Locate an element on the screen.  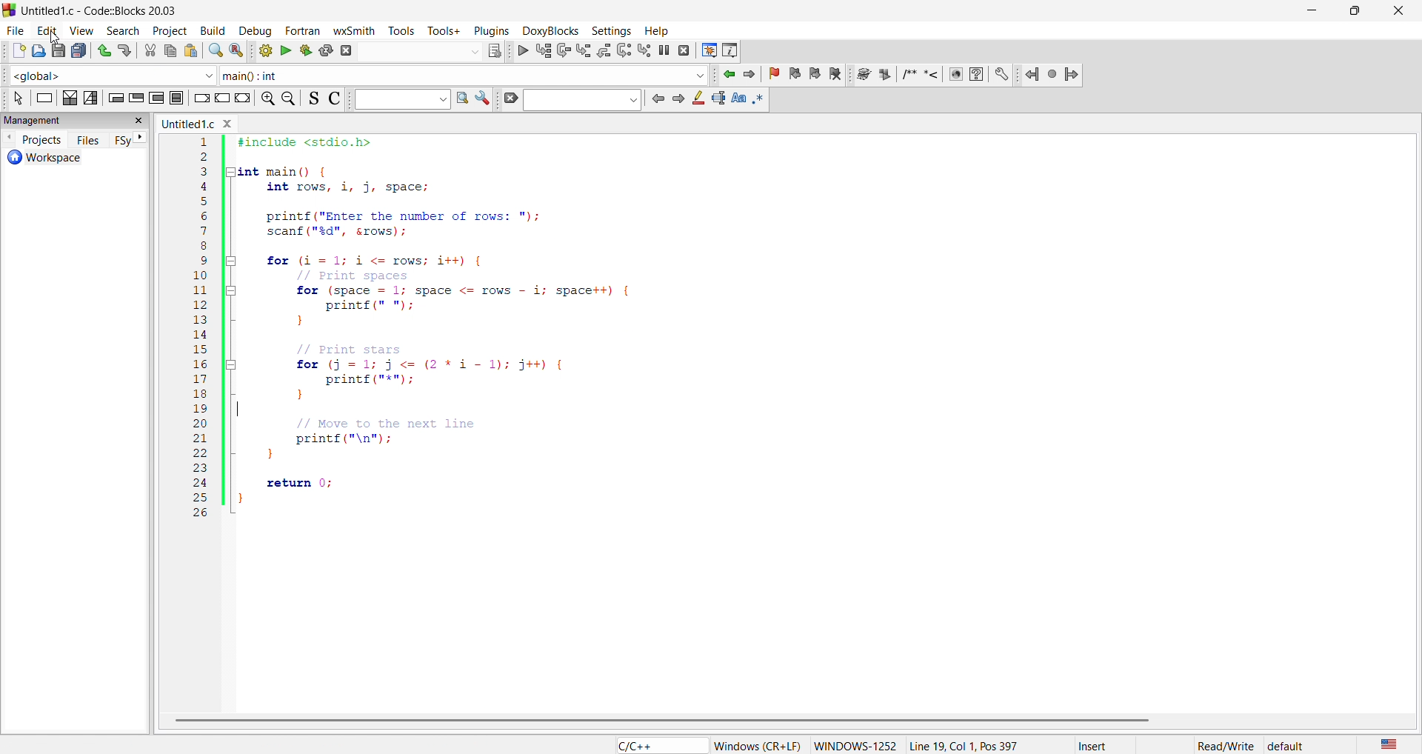
next  is located at coordinates (677, 99).